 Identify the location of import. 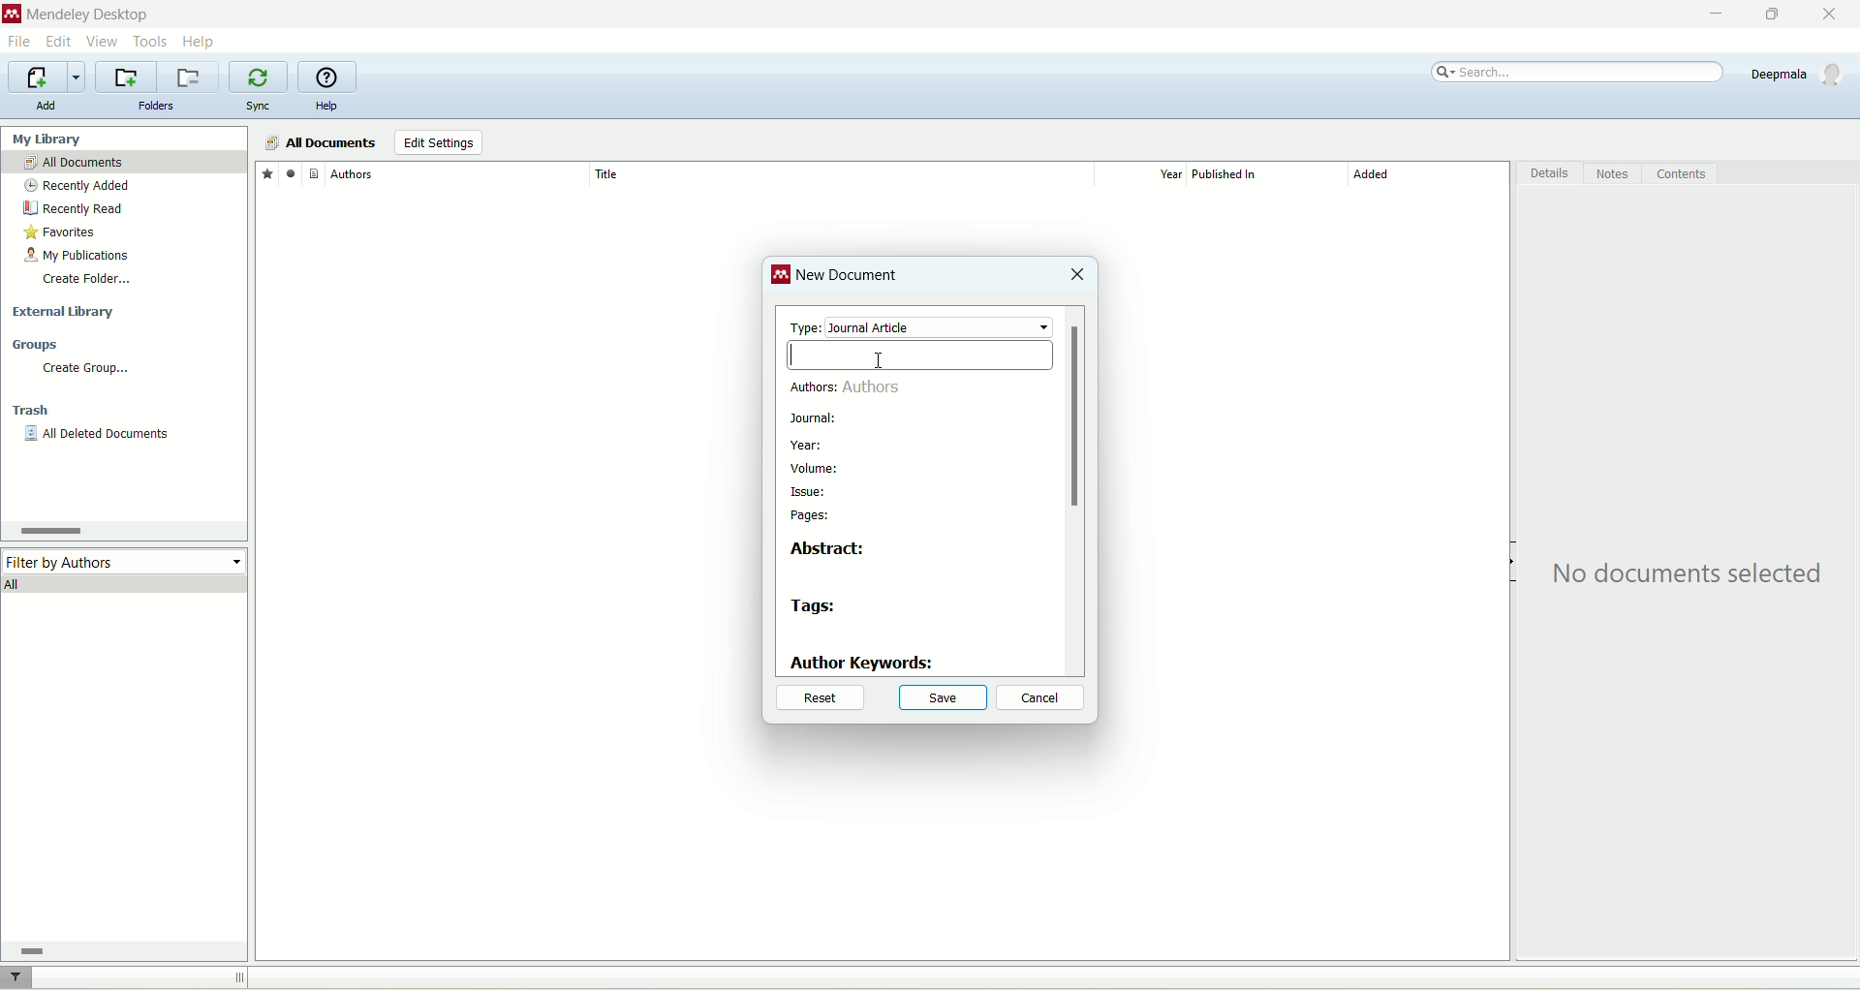
(44, 77).